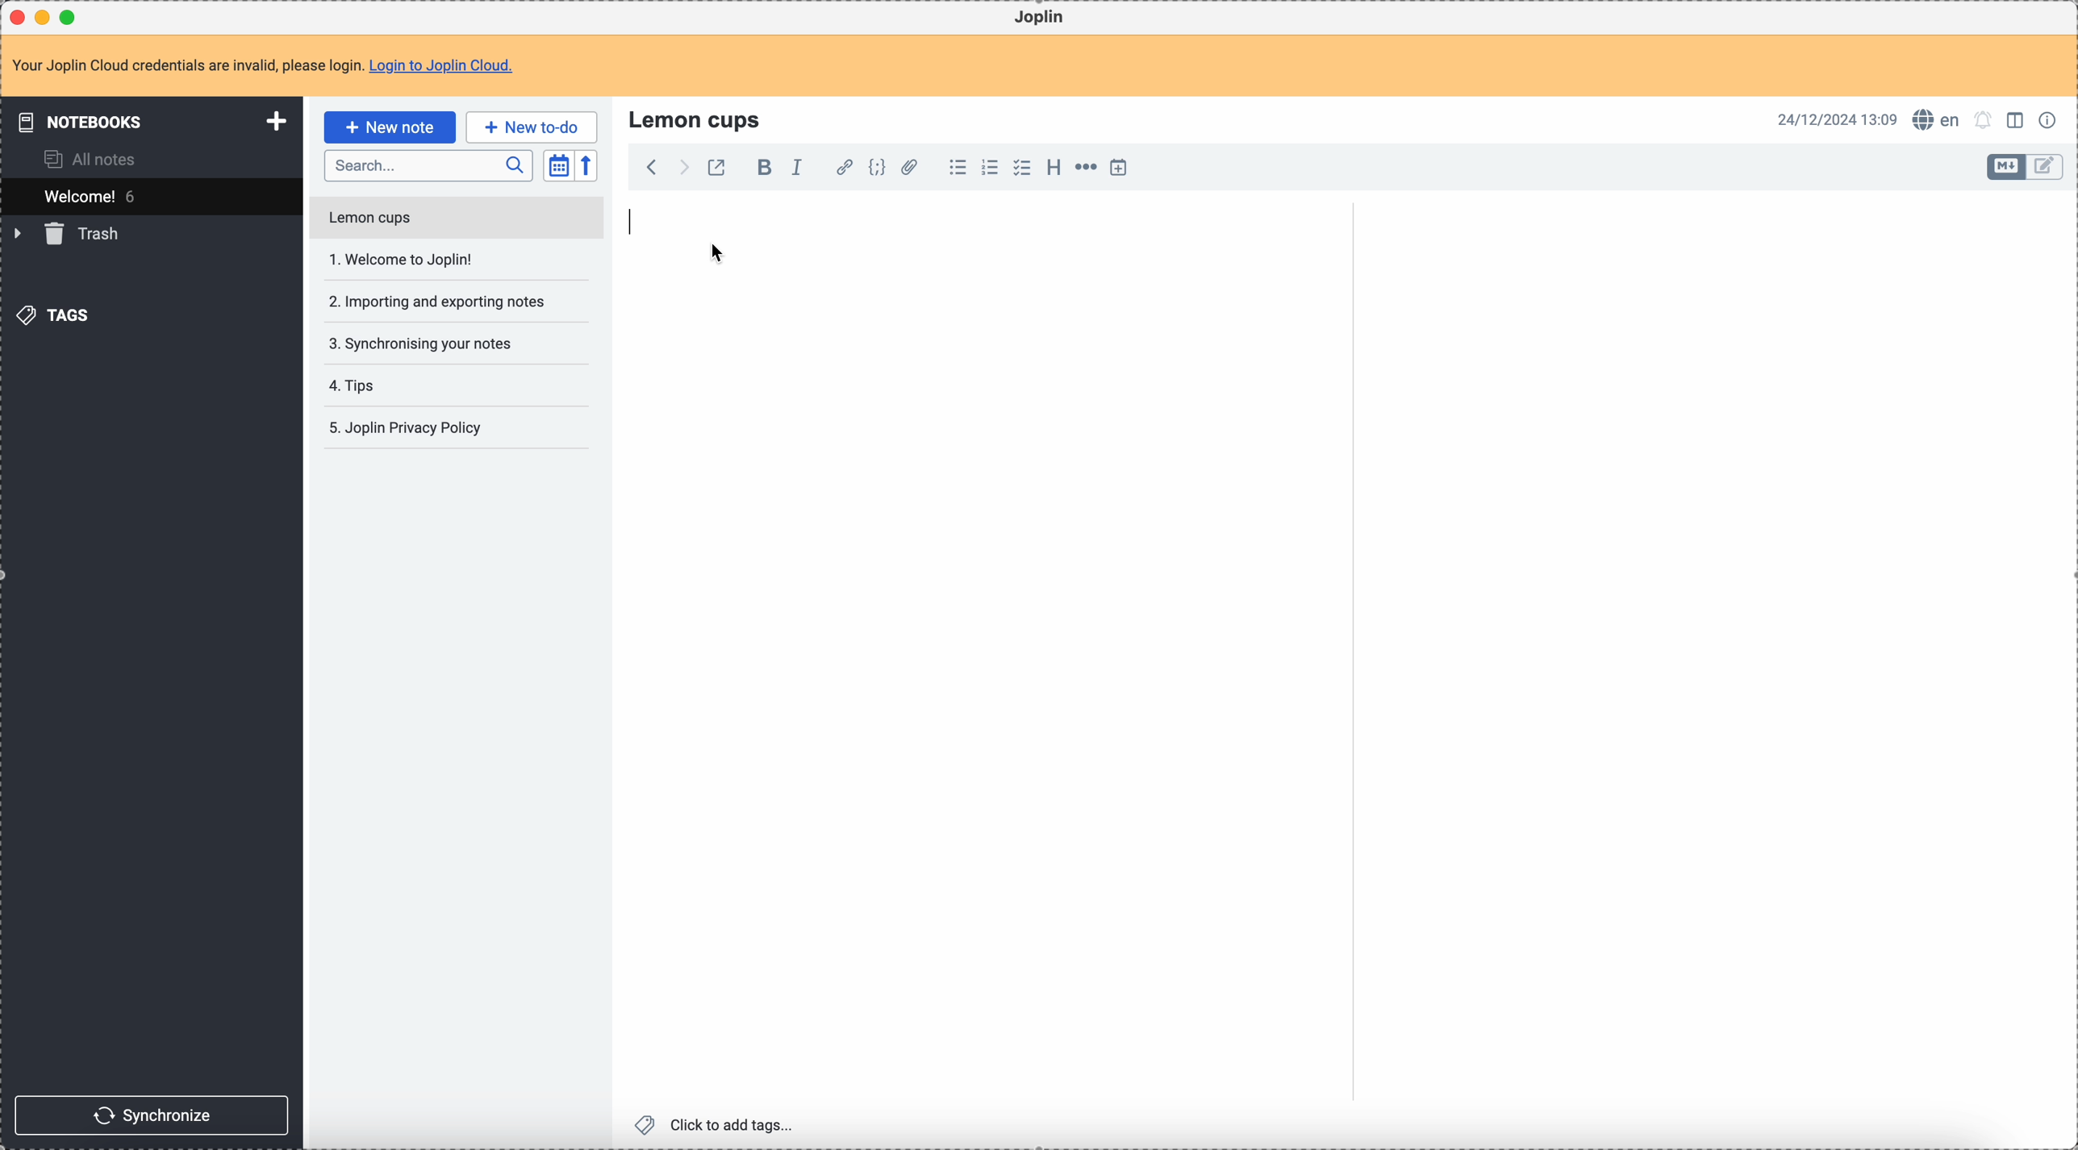 The height and width of the screenshot is (1150, 2078). I want to click on bulleted list, so click(955, 168).